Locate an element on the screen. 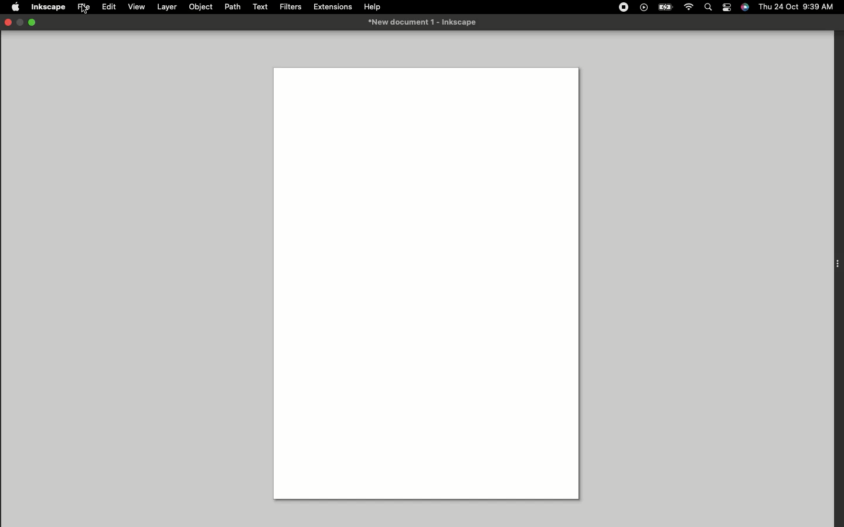 This screenshot has width=844, height=527. Video player is located at coordinates (645, 8).